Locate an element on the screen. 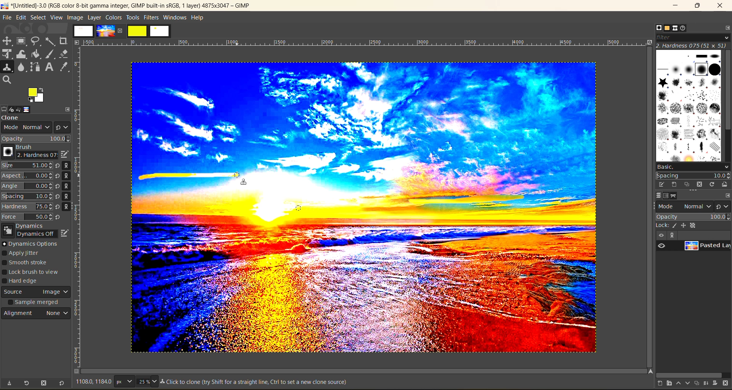 This screenshot has width=732, height=390. close is located at coordinates (122, 30).